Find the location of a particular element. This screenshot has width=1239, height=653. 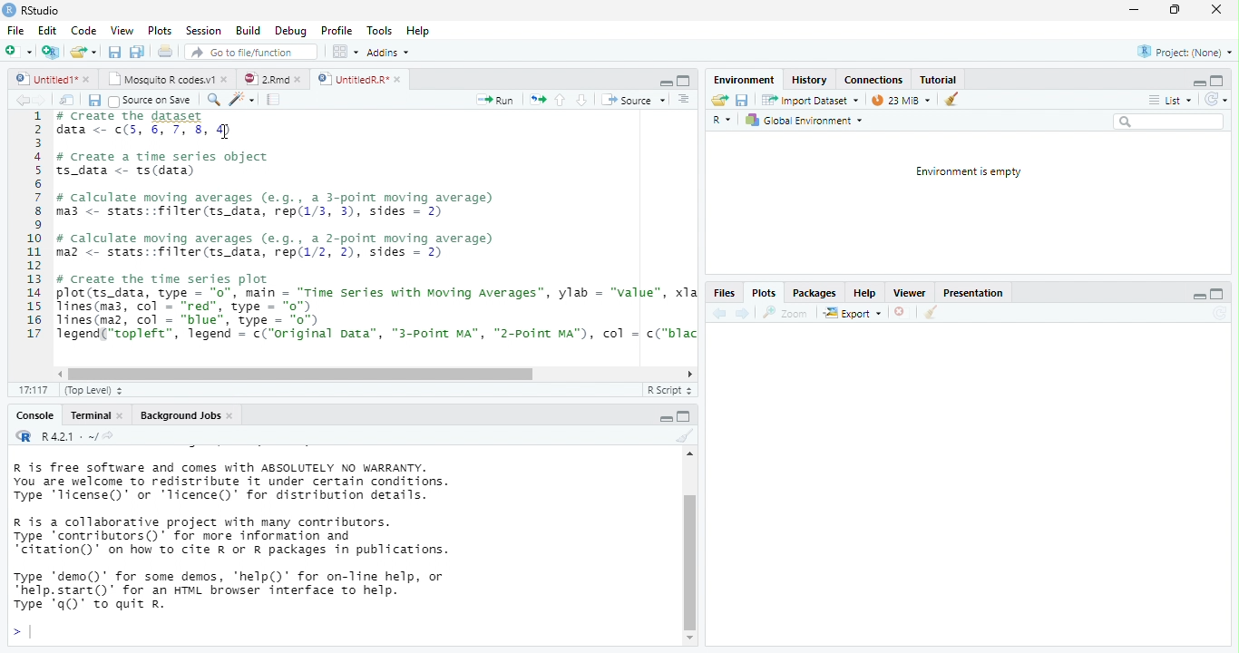

minimize is located at coordinates (1200, 298).